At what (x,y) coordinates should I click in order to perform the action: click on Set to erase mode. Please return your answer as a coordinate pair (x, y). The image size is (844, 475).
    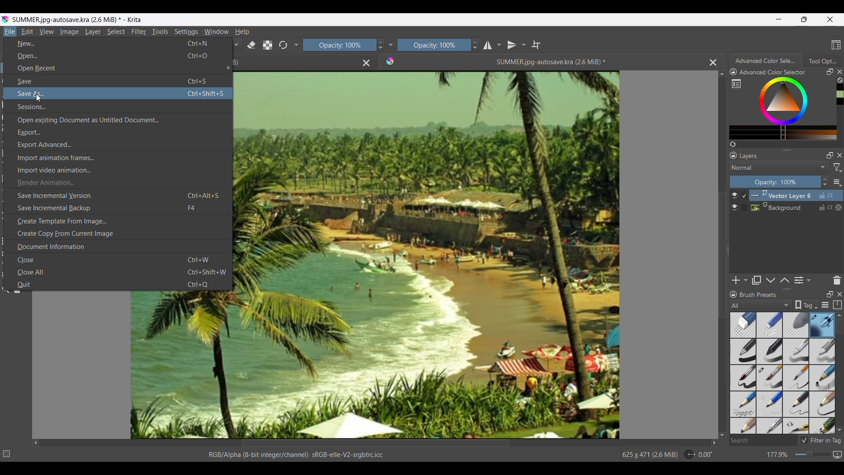
    Looking at the image, I should click on (251, 45).